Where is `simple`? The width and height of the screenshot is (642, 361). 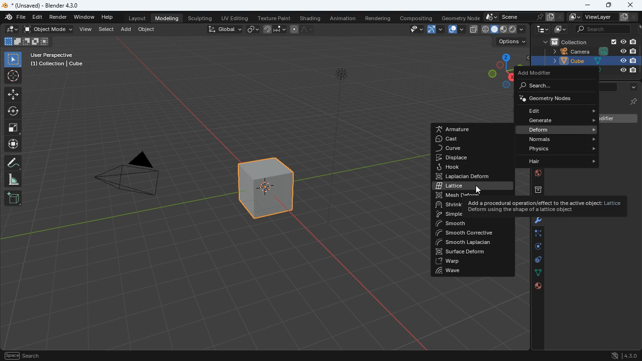
simple is located at coordinates (448, 215).